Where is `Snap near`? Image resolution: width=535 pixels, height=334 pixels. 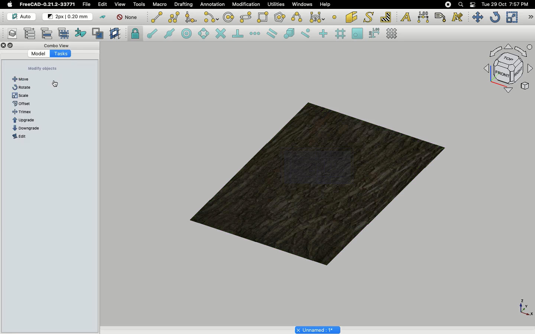
Snap near is located at coordinates (308, 33).